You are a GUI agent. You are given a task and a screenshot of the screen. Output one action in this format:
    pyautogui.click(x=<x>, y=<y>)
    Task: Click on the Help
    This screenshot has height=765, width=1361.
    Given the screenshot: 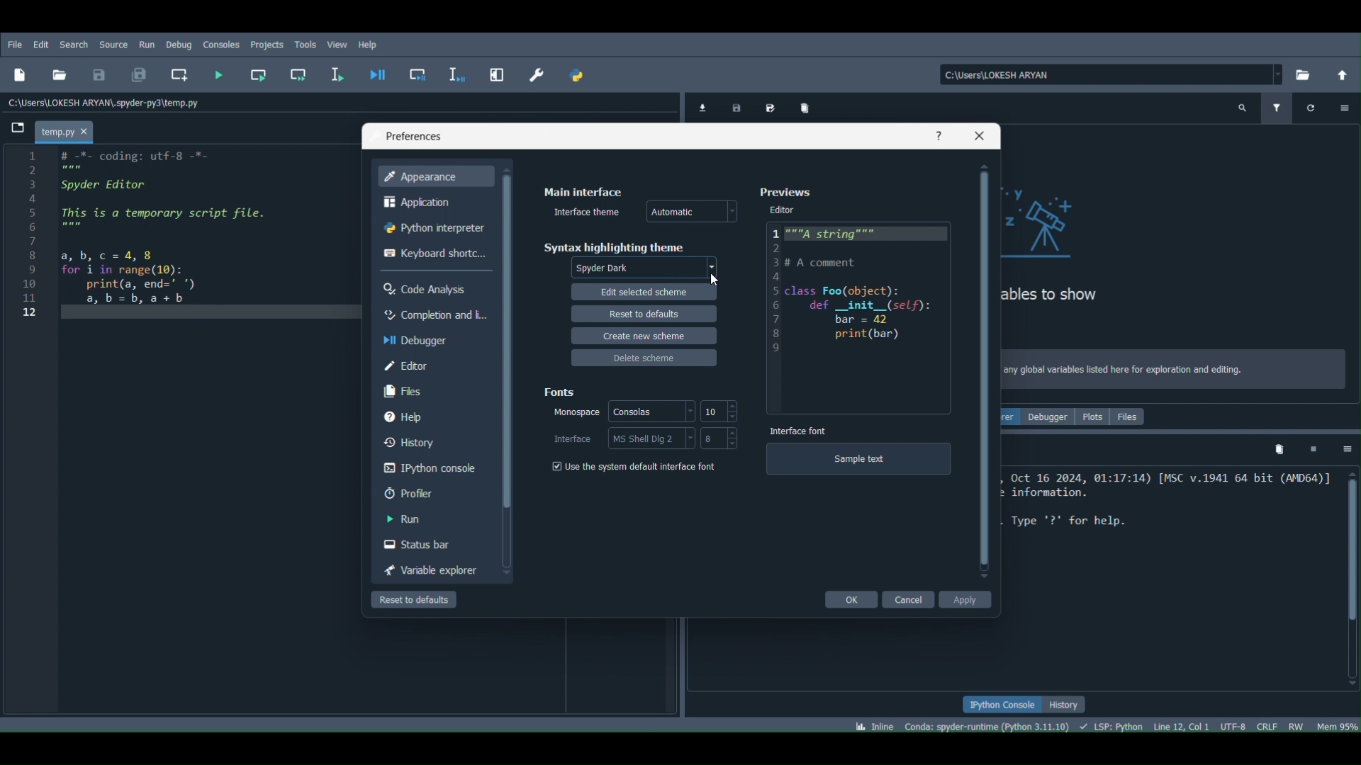 What is the action you would take?
    pyautogui.click(x=939, y=134)
    